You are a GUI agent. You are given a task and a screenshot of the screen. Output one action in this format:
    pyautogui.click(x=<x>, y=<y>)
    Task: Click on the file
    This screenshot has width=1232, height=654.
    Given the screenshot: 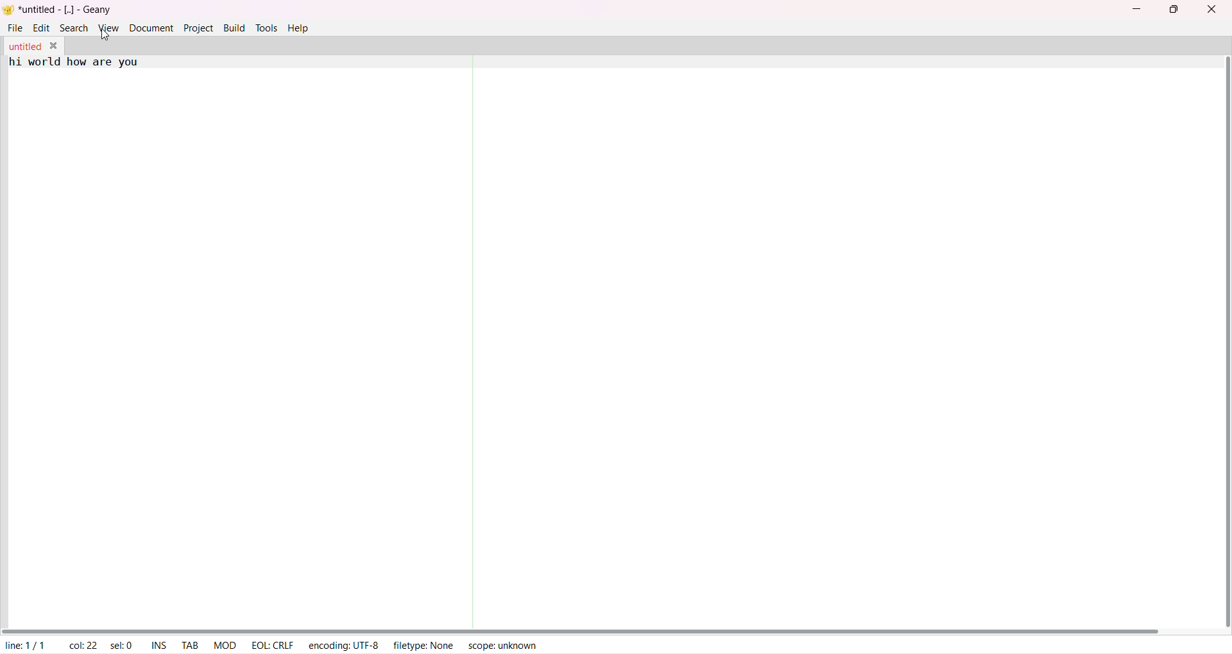 What is the action you would take?
    pyautogui.click(x=12, y=28)
    